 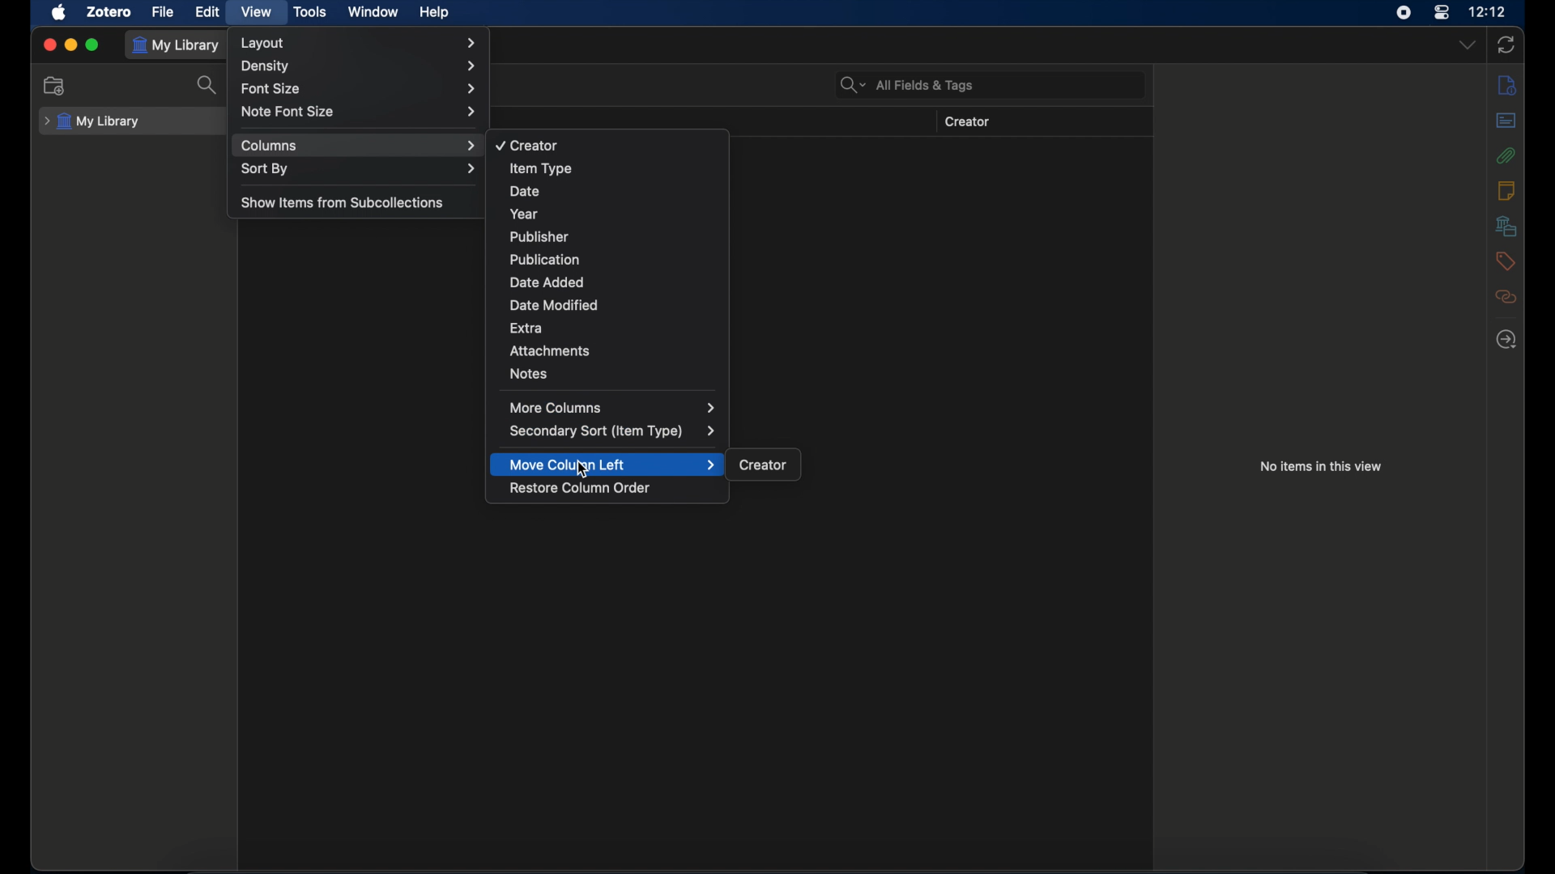 What do you see at coordinates (1507, 87) in the screenshot?
I see `info` at bounding box center [1507, 87].